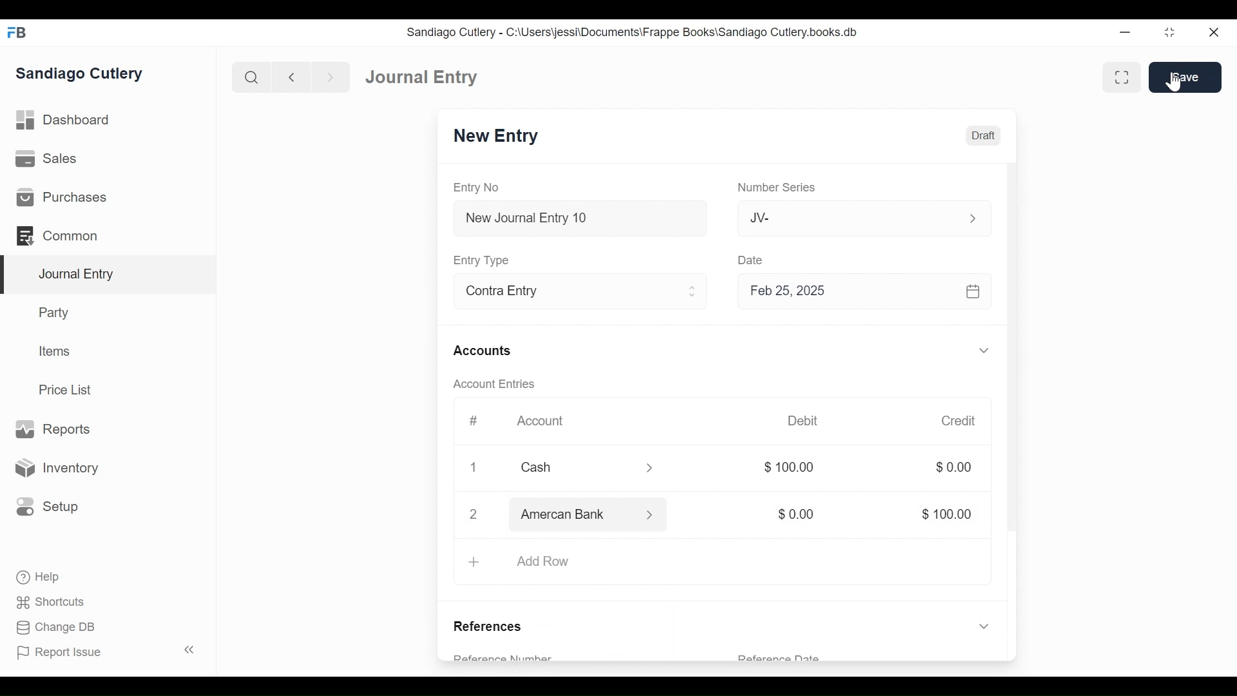 The width and height of the screenshot is (1237, 696). What do you see at coordinates (1015, 369) in the screenshot?
I see `Vertical Scroll bar` at bounding box center [1015, 369].